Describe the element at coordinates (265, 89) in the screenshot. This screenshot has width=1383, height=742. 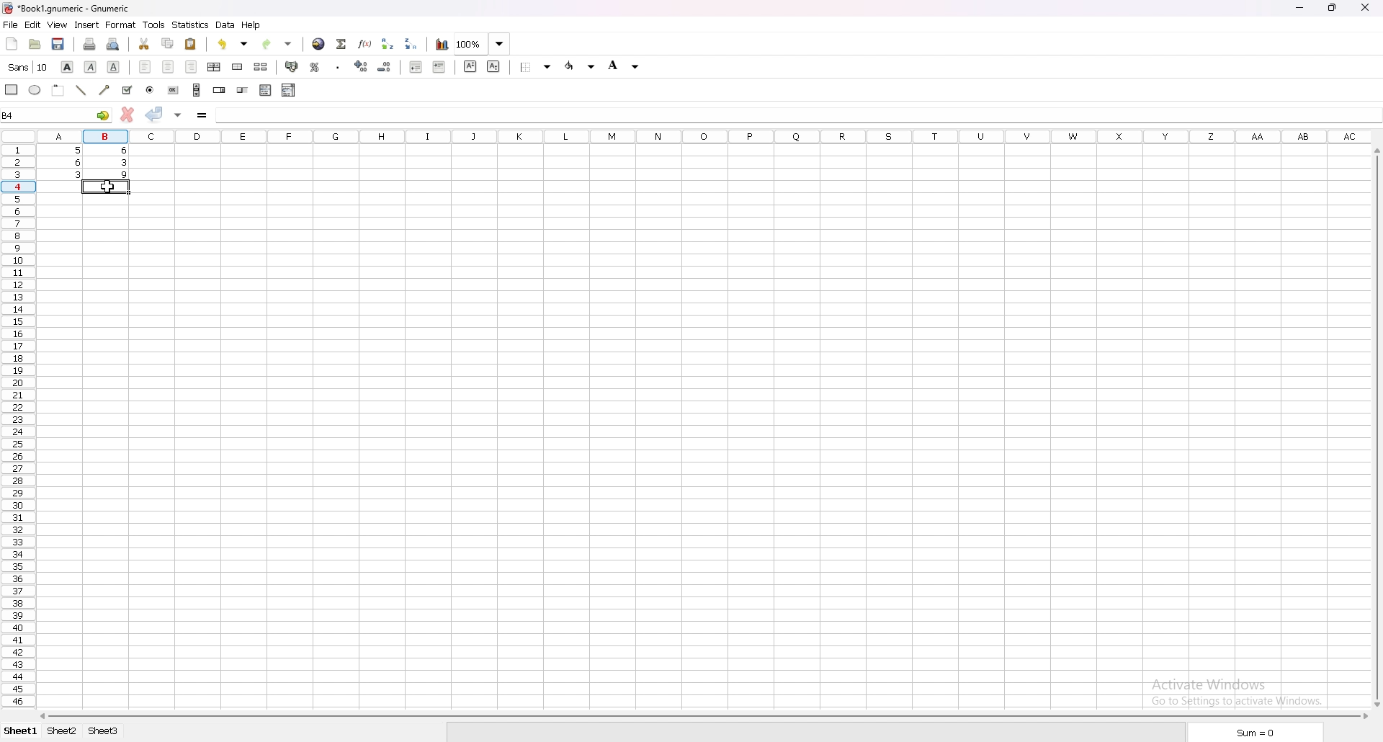
I see `list` at that location.